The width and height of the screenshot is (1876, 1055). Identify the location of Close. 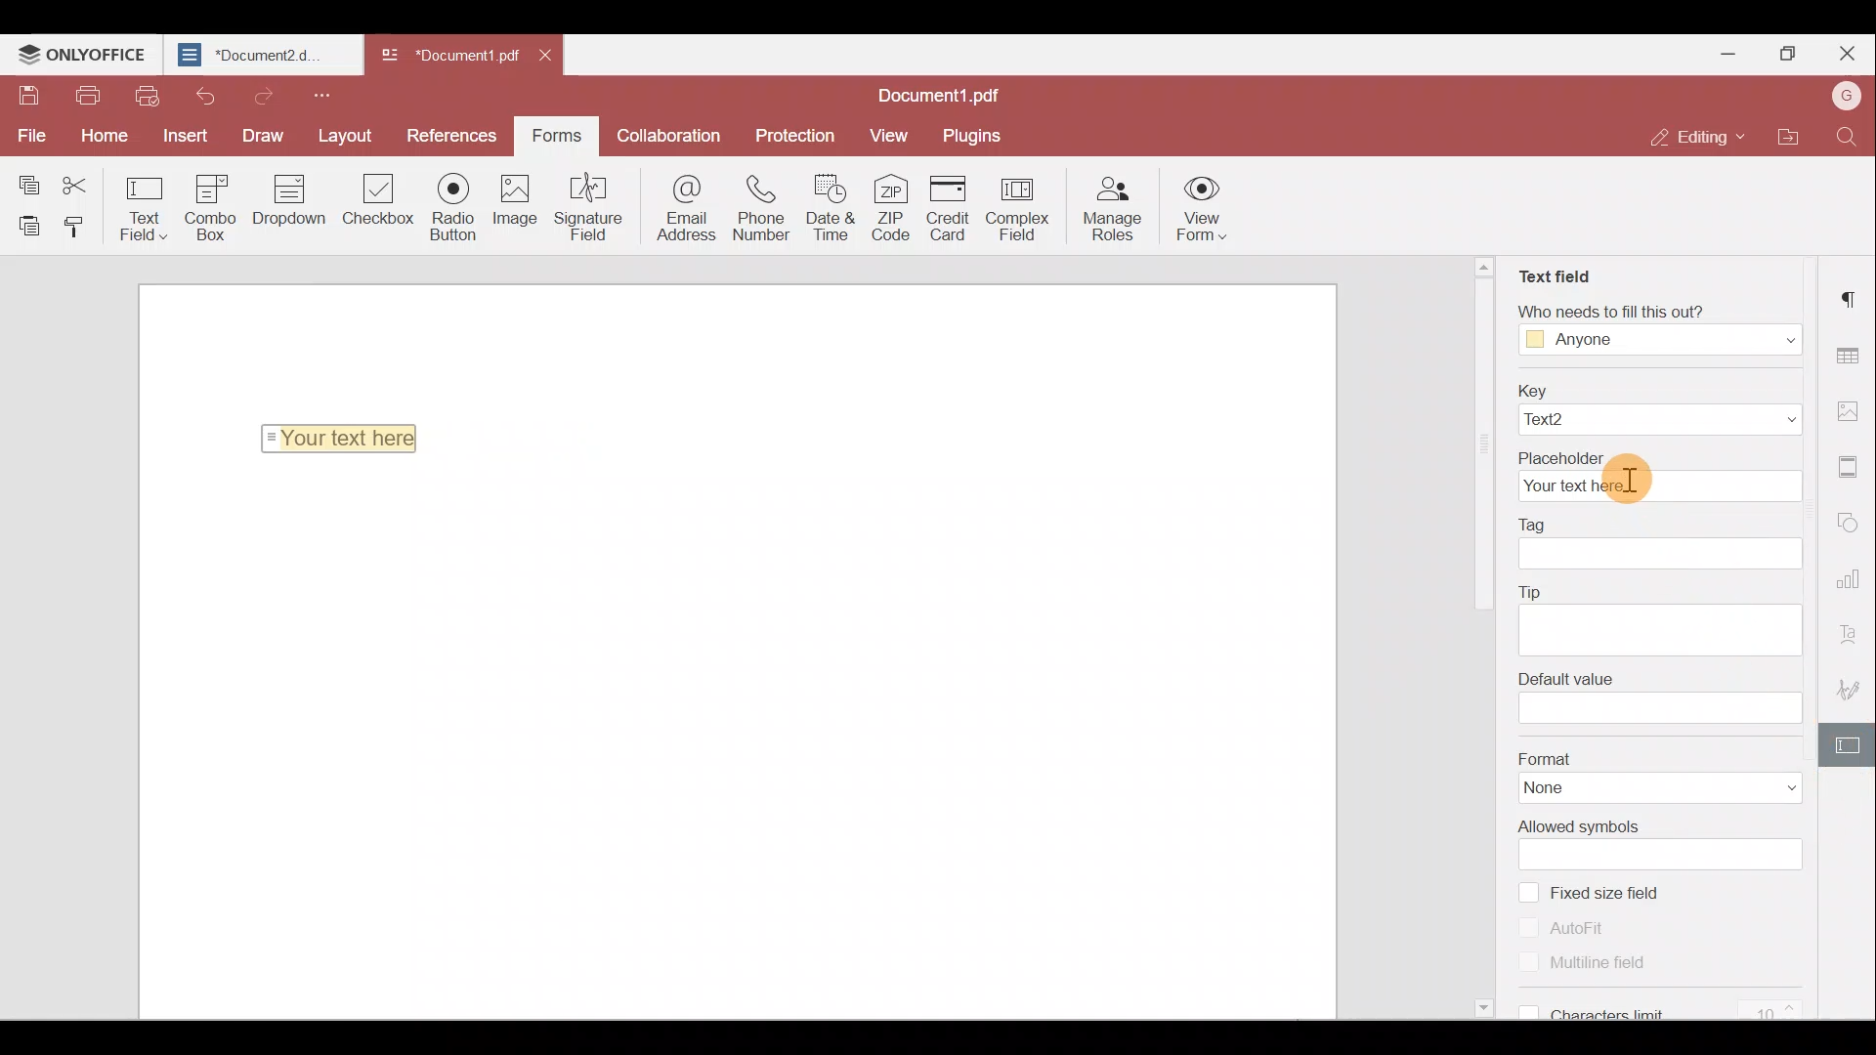
(1848, 51).